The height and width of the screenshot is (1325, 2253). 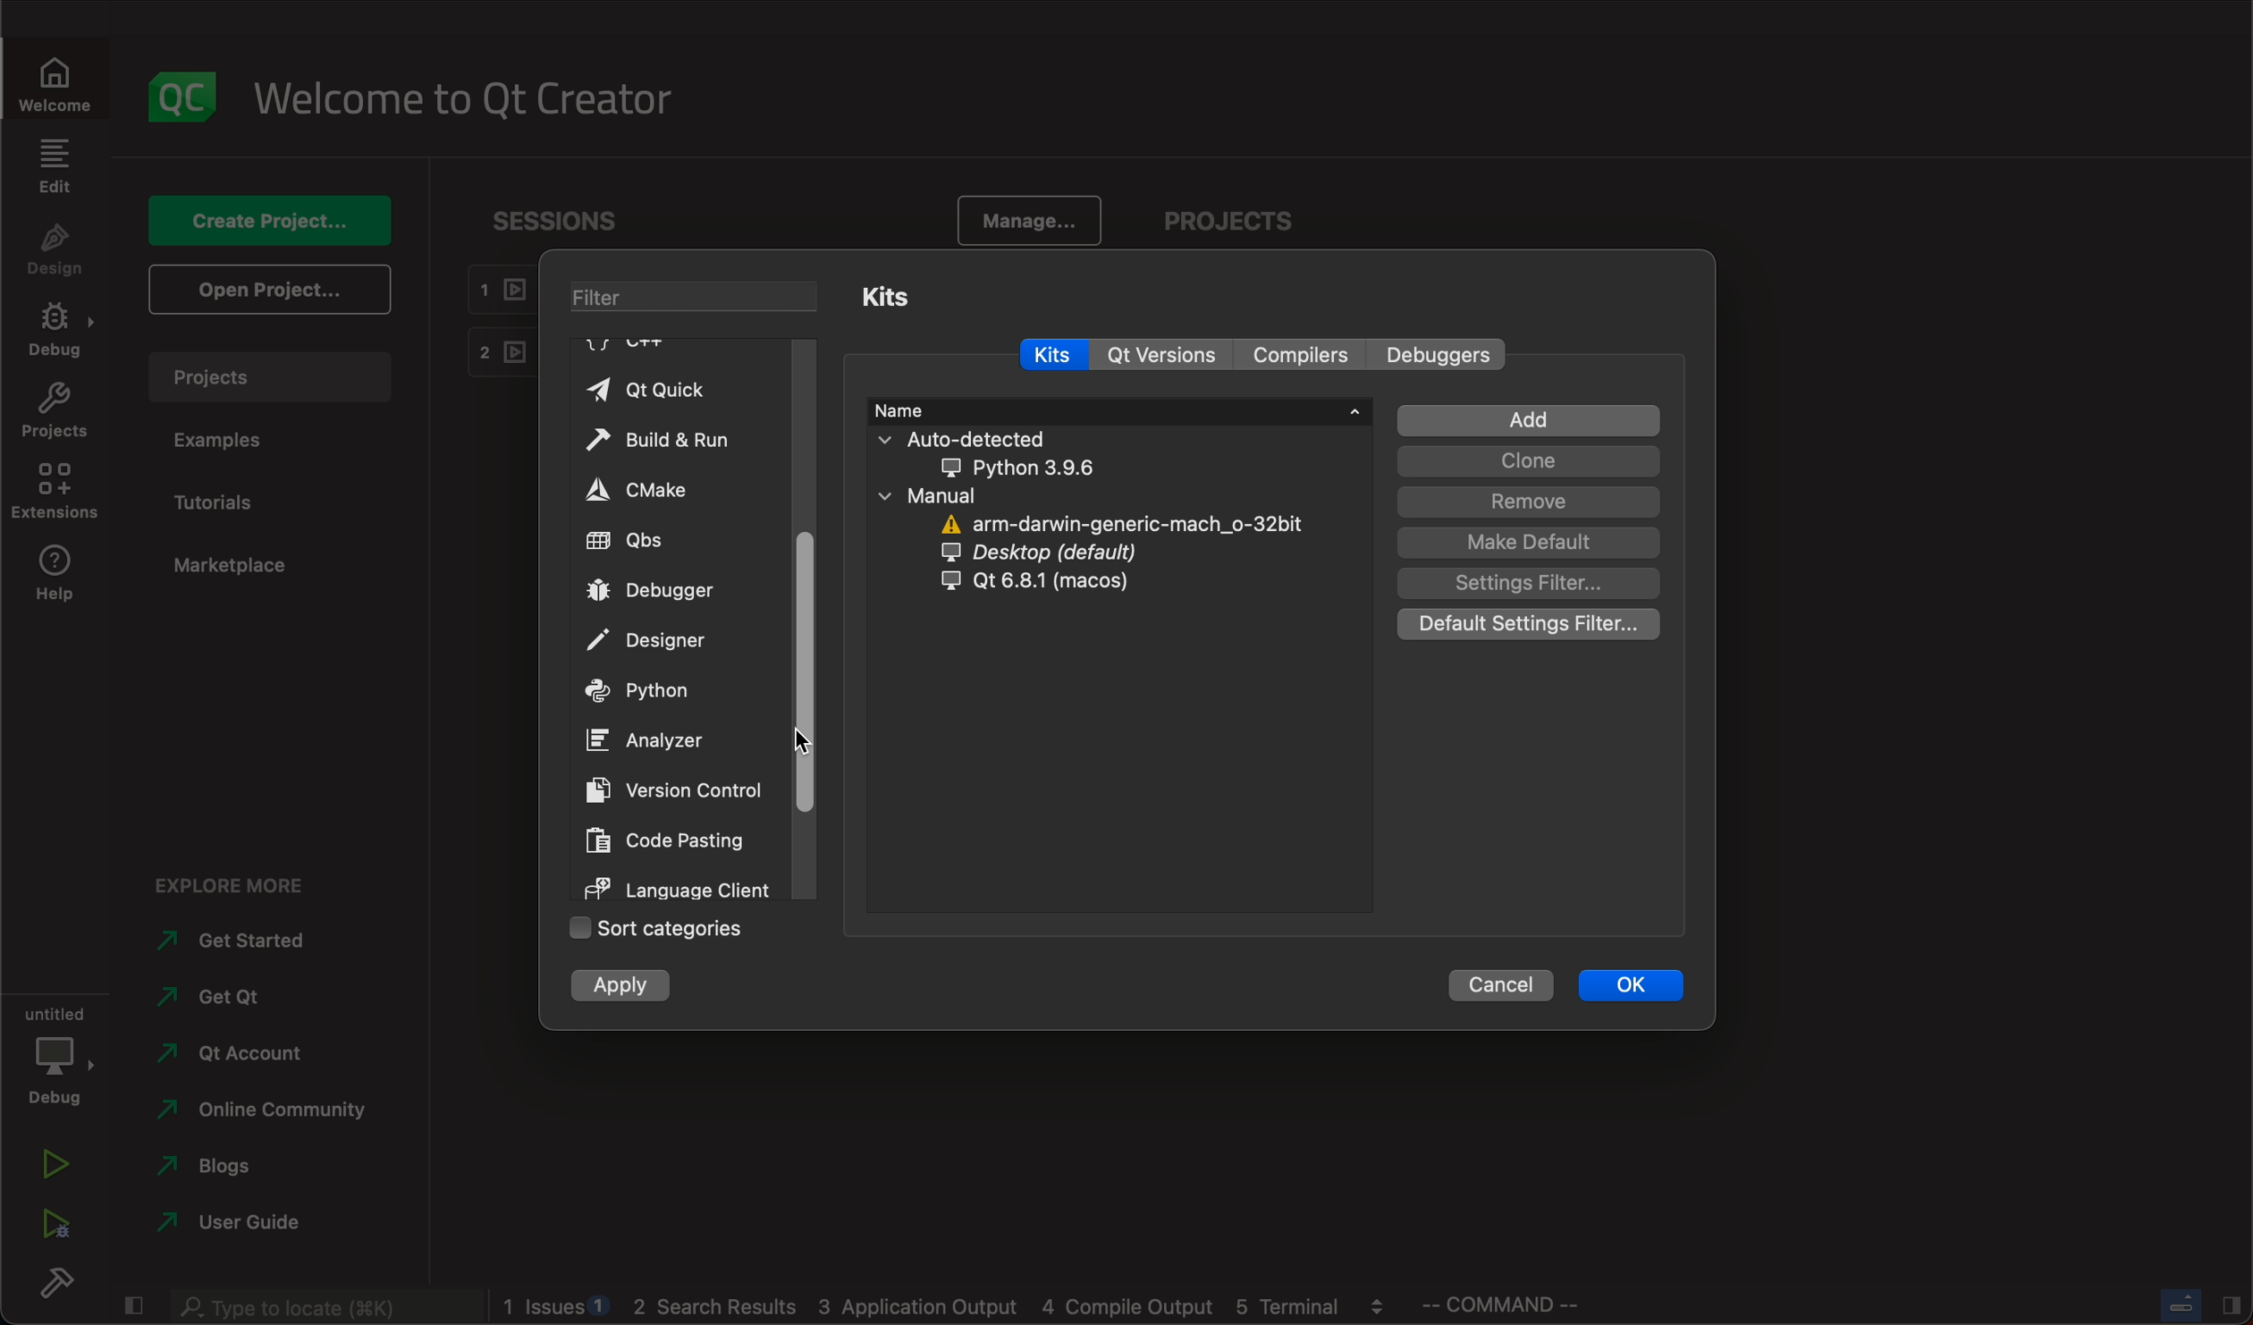 I want to click on remove, so click(x=1523, y=504).